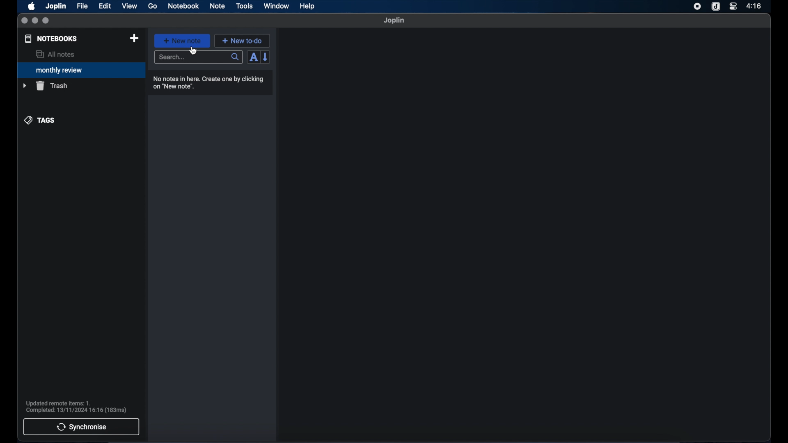 This screenshot has width=788, height=443. I want to click on notebook, so click(183, 6).